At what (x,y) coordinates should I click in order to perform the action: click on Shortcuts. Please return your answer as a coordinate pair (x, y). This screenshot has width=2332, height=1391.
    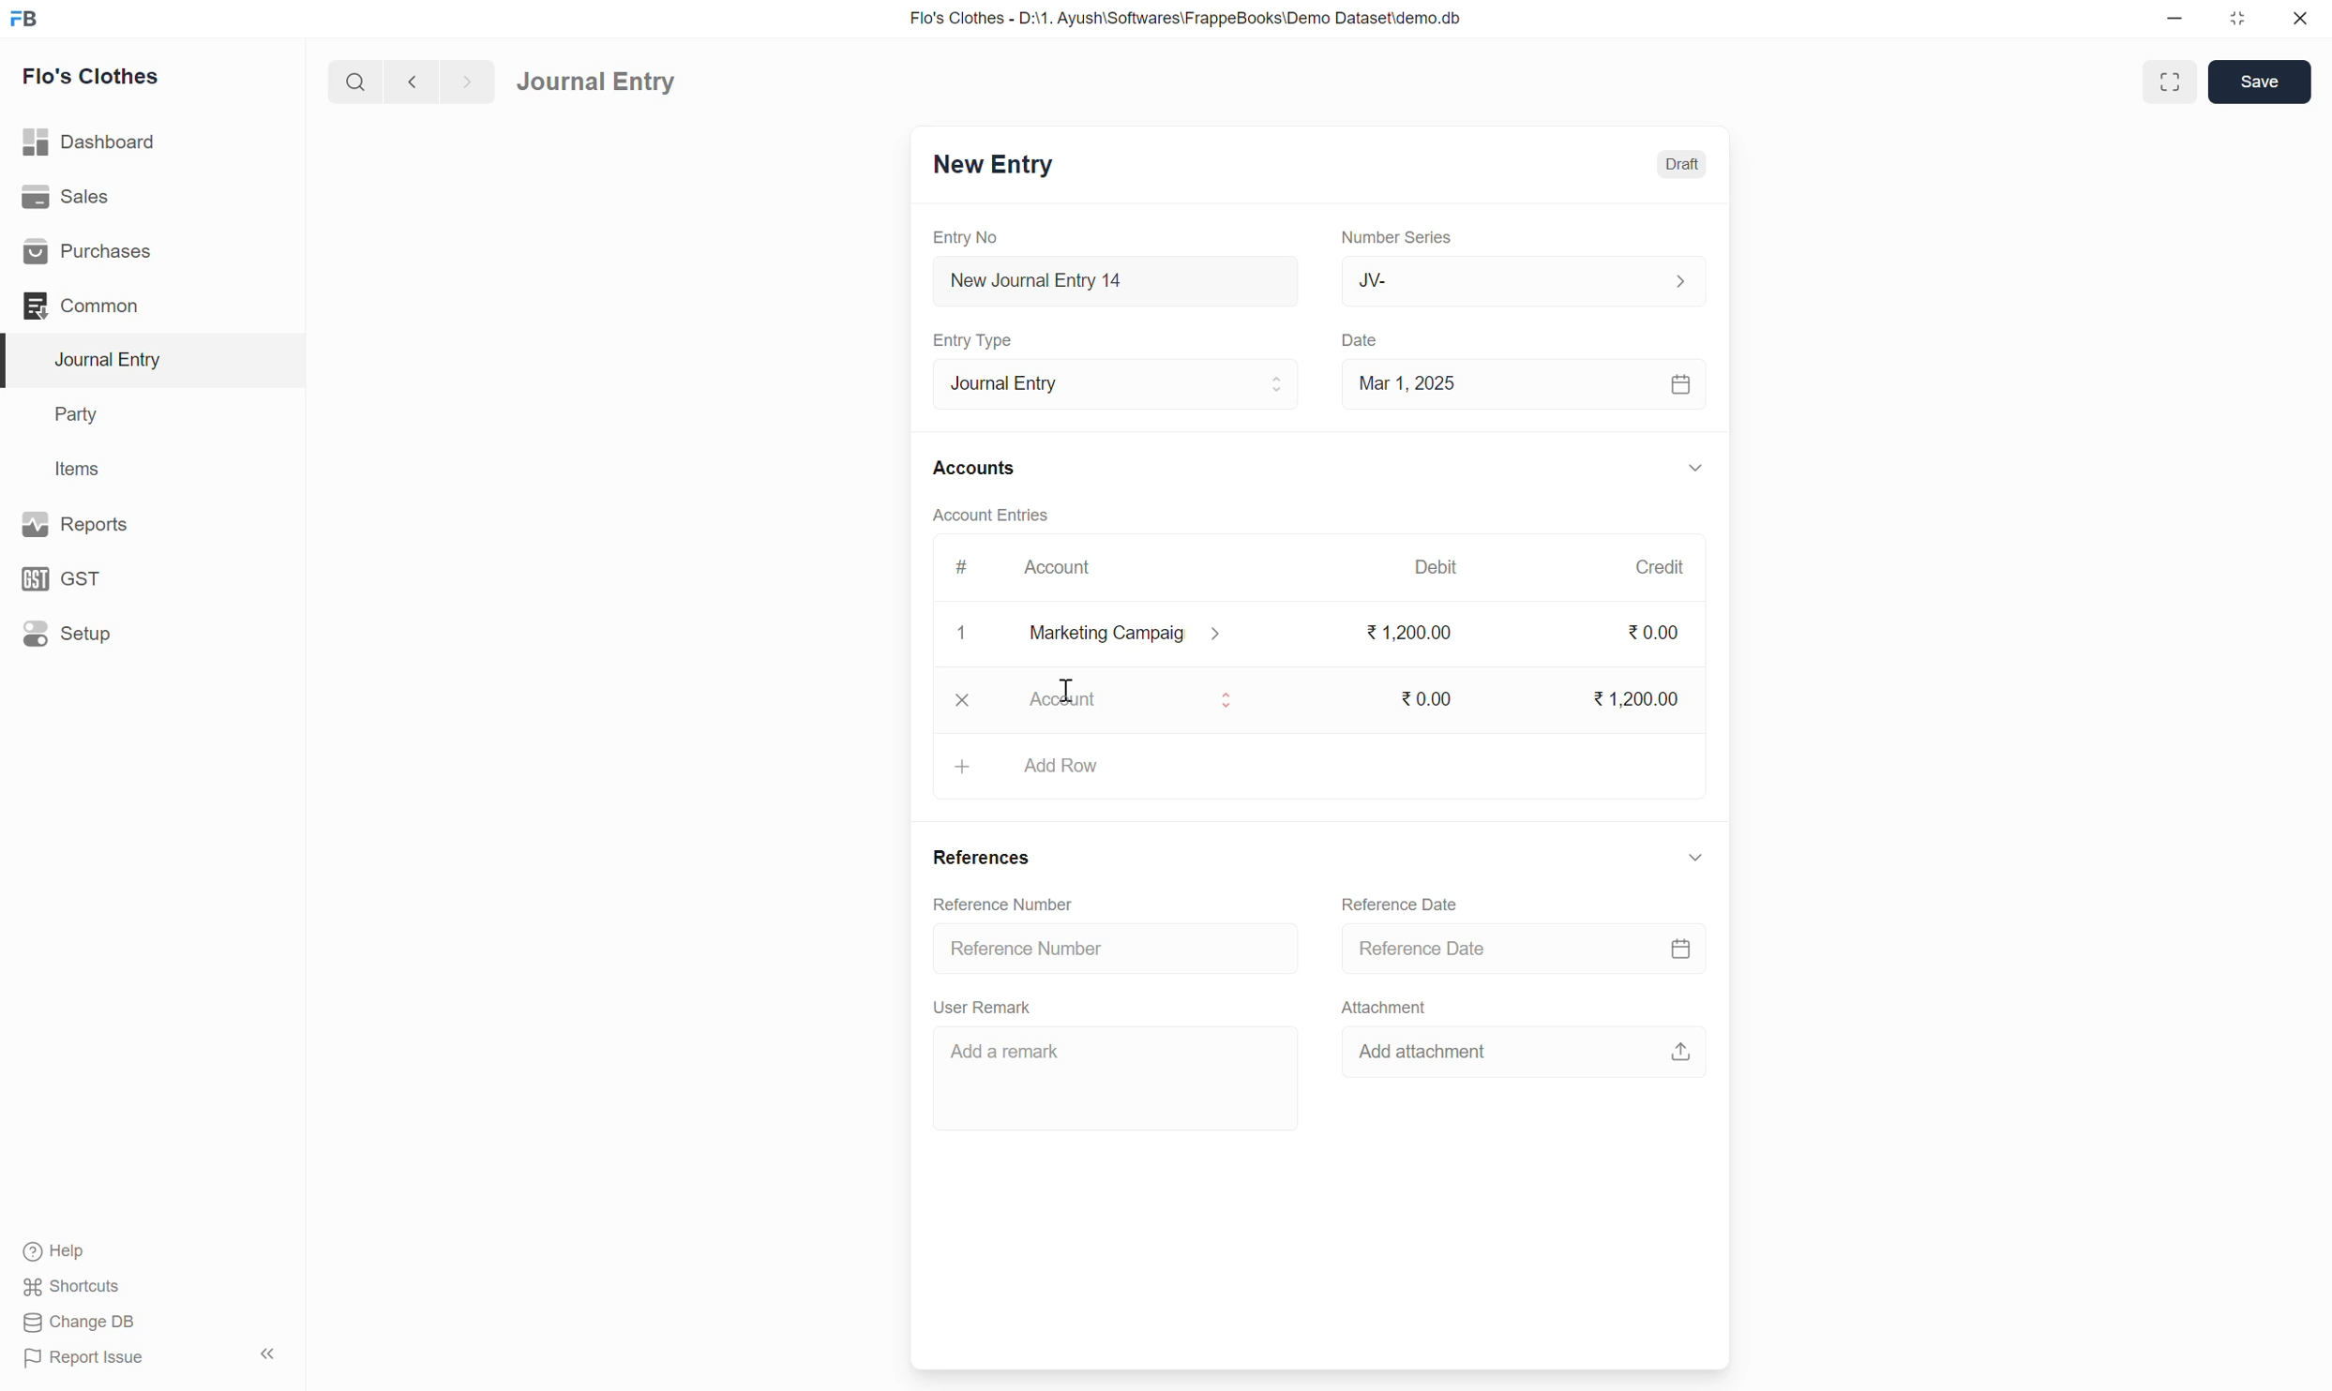
    Looking at the image, I should click on (79, 1287).